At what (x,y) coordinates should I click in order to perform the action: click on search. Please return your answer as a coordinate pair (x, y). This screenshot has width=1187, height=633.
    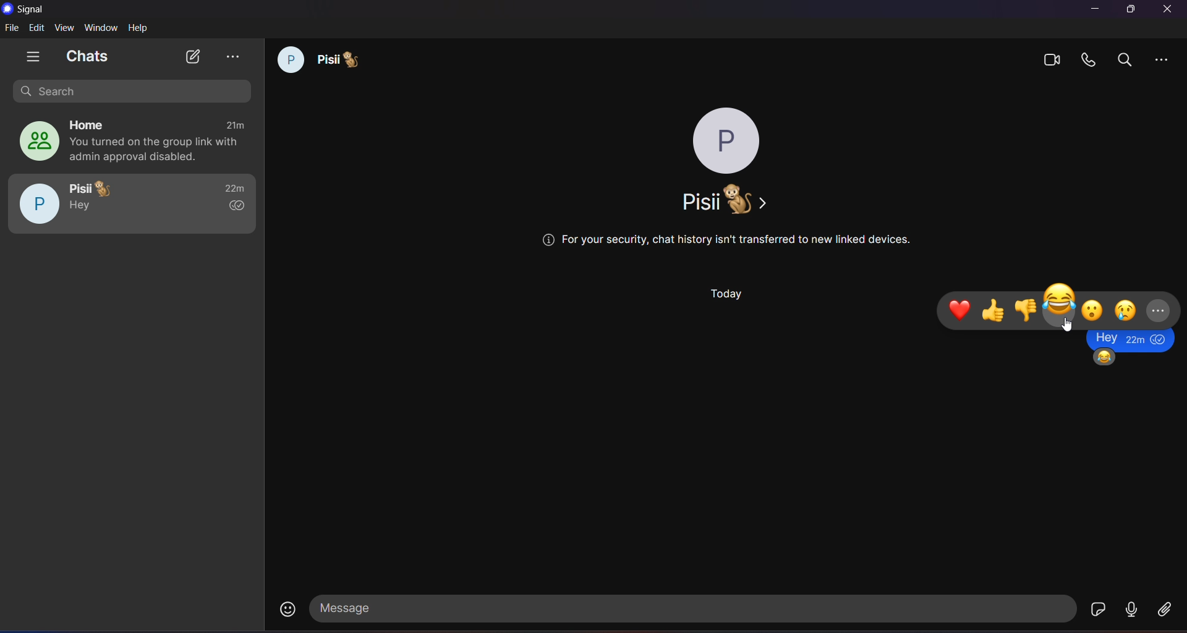
    Looking at the image, I should click on (1128, 59).